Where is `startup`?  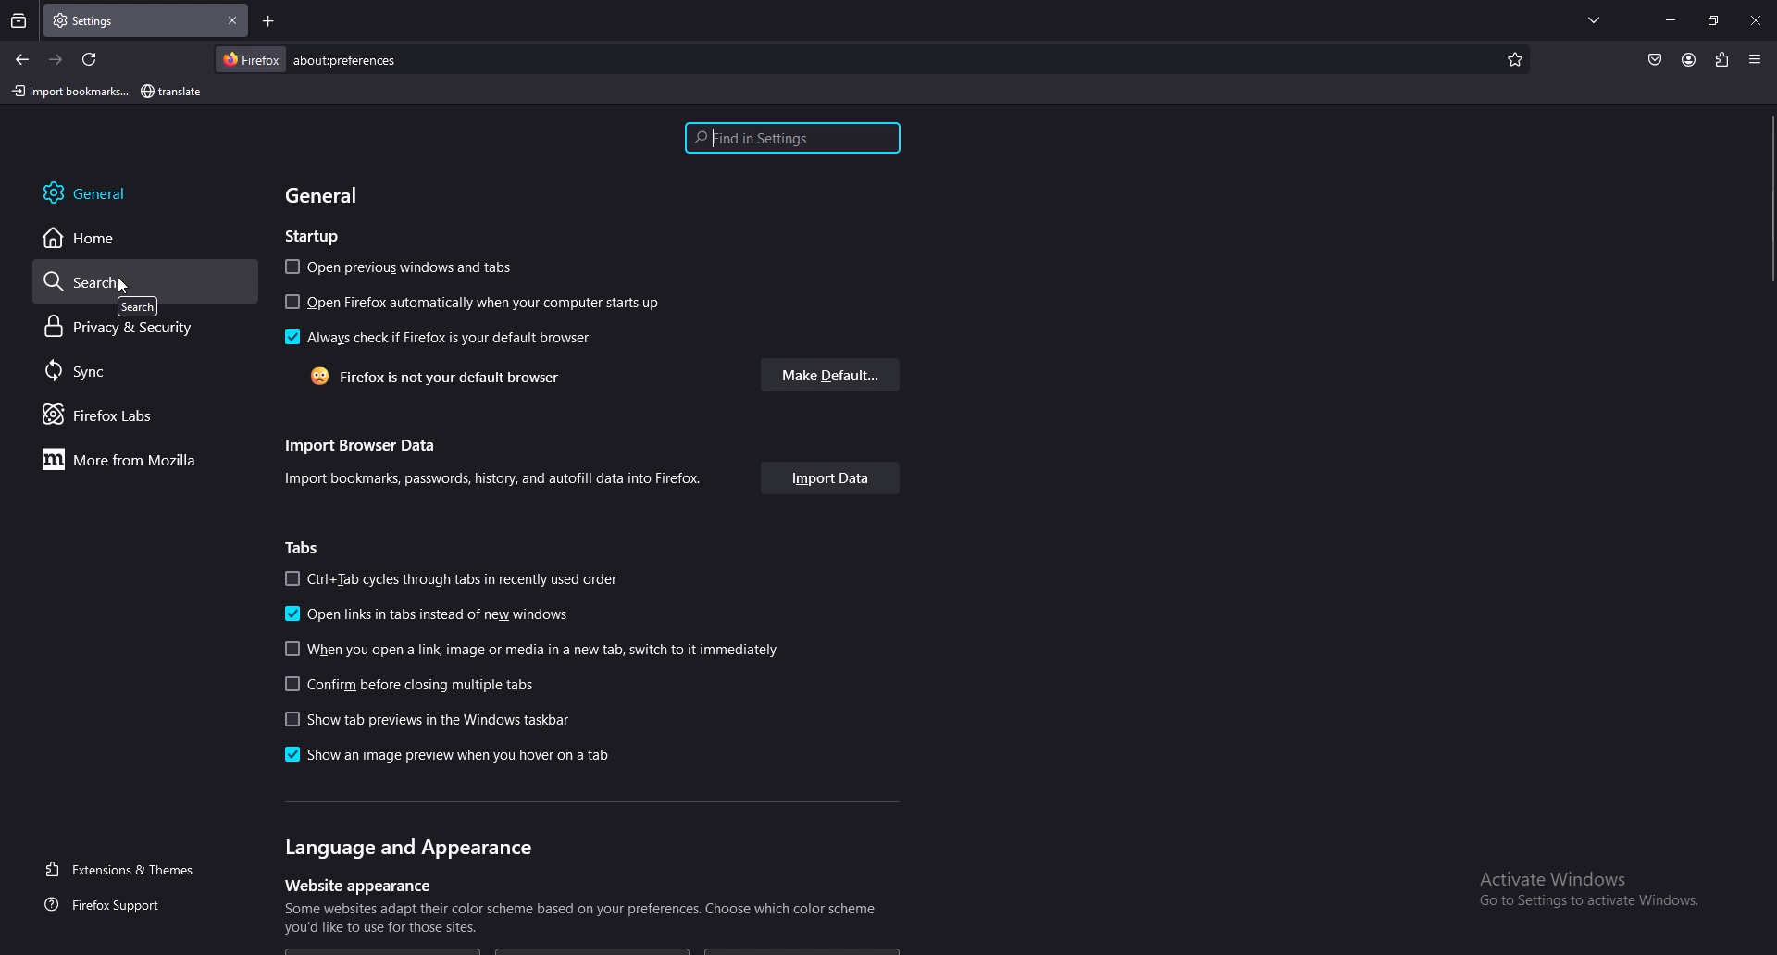 startup is located at coordinates (317, 237).